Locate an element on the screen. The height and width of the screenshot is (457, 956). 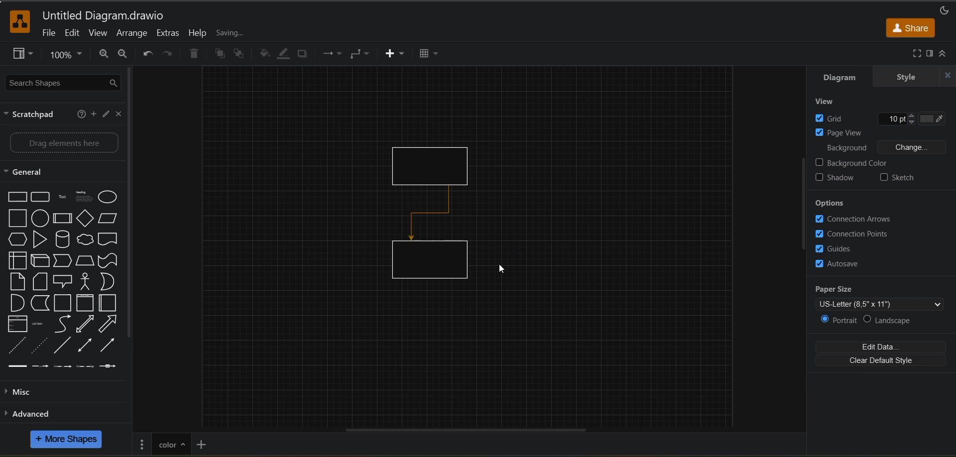
Arrow is located at coordinates (109, 324).